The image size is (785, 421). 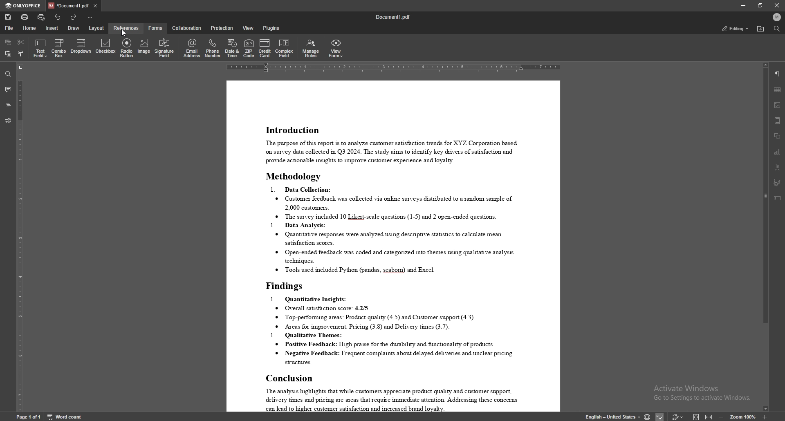 I want to click on find, so click(x=8, y=74).